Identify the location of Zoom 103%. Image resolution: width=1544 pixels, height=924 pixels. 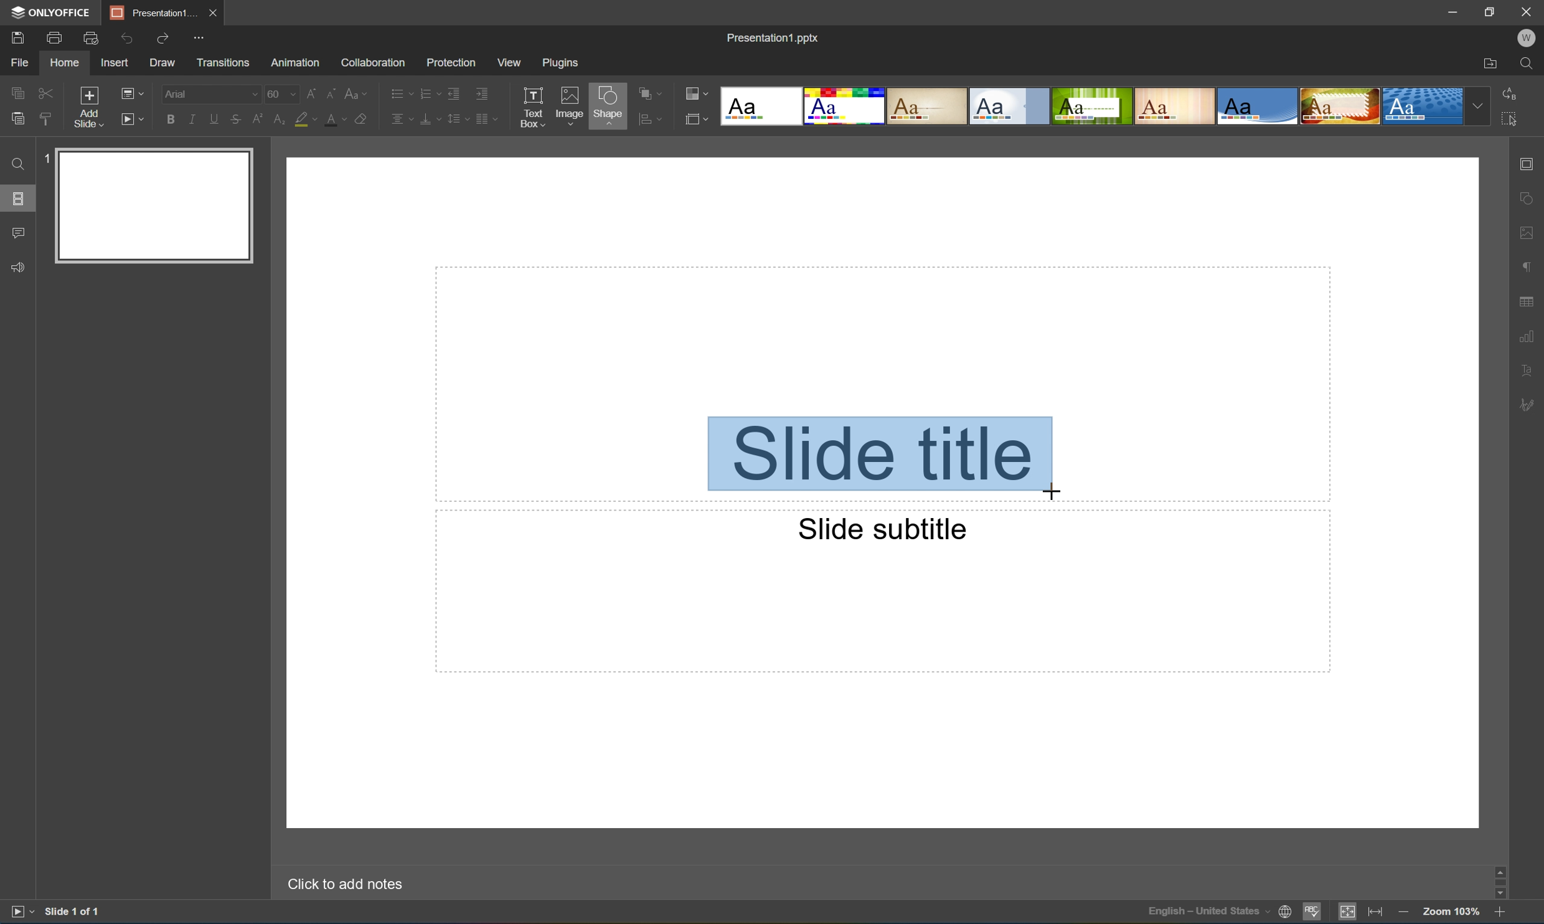
(1451, 912).